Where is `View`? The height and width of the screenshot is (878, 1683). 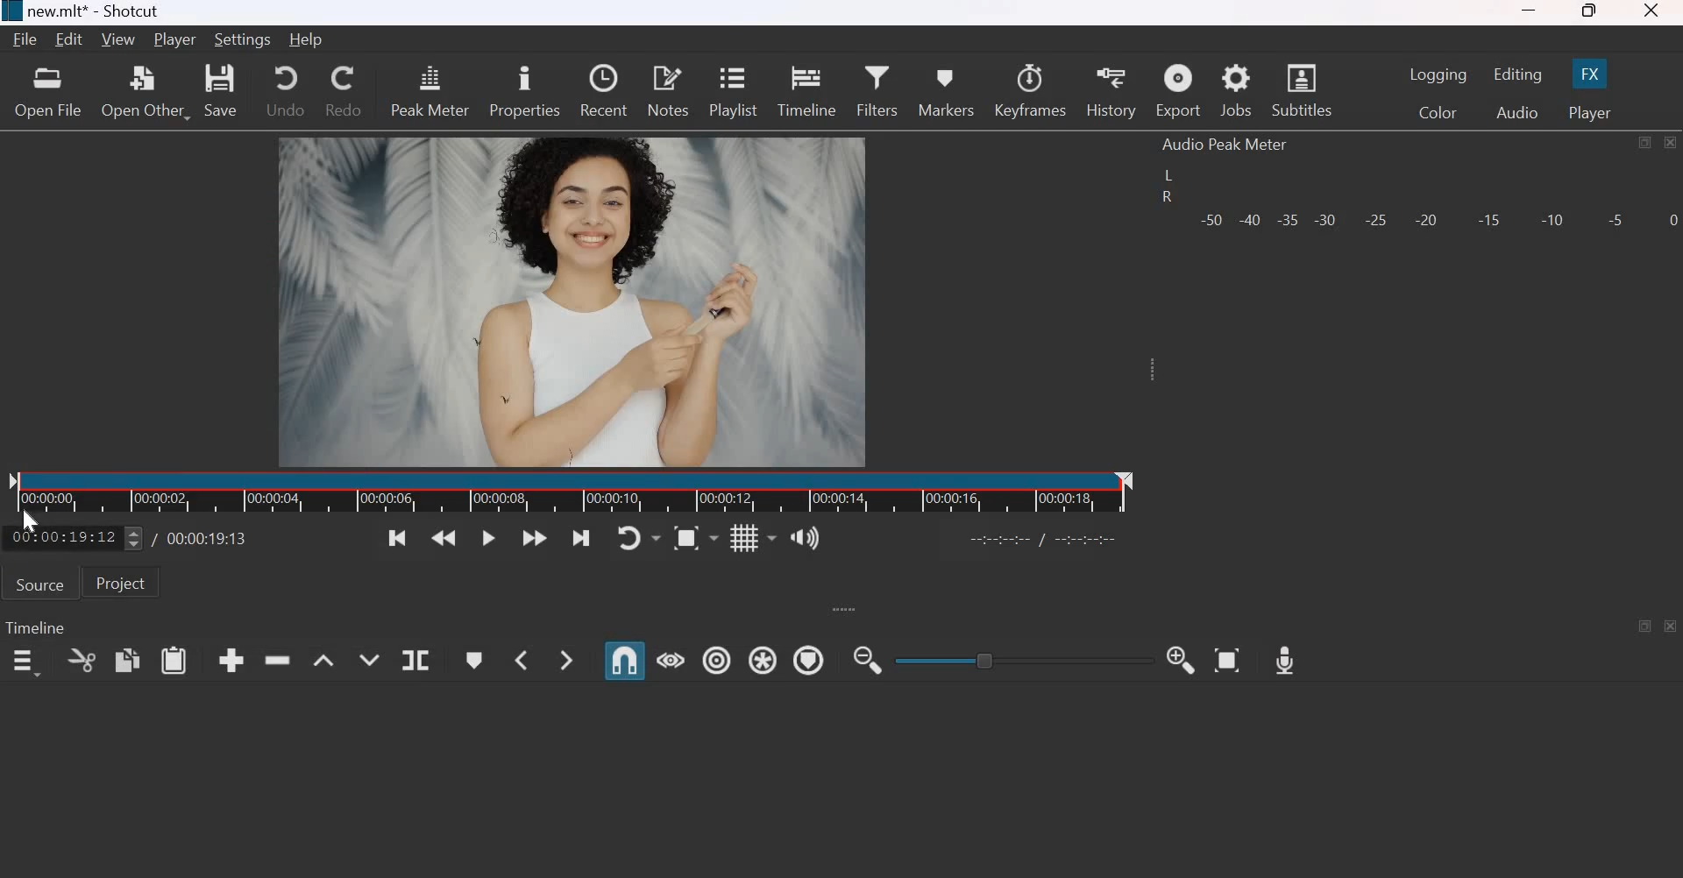 View is located at coordinates (121, 39).